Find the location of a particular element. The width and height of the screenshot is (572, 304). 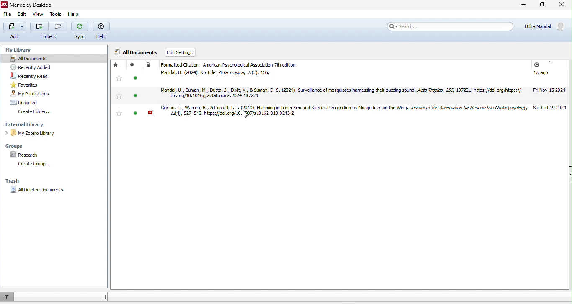

Mandal, U., Suman, M., Dutta, J., Dixit, V., & Suman, D. S. (2024). Surveillance of mosquitoes harnessing their buzzing sound. Acta Tropica, 255, 107221. https:/fdoi.org/https://
‘doi org/10. 10163. actatropica. 2024. 107221 is located at coordinates (338, 93).